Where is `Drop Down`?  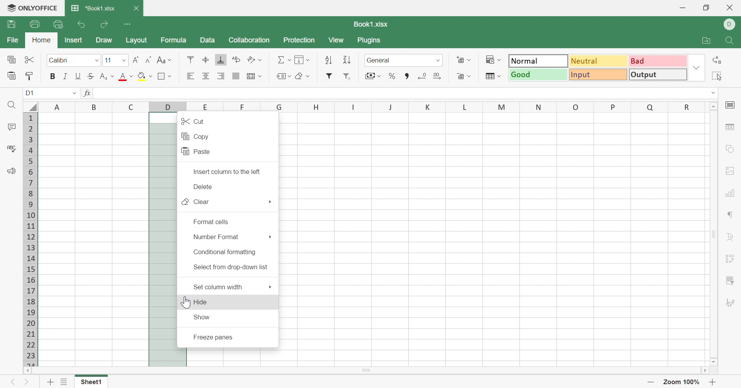
Drop Down is located at coordinates (469, 76).